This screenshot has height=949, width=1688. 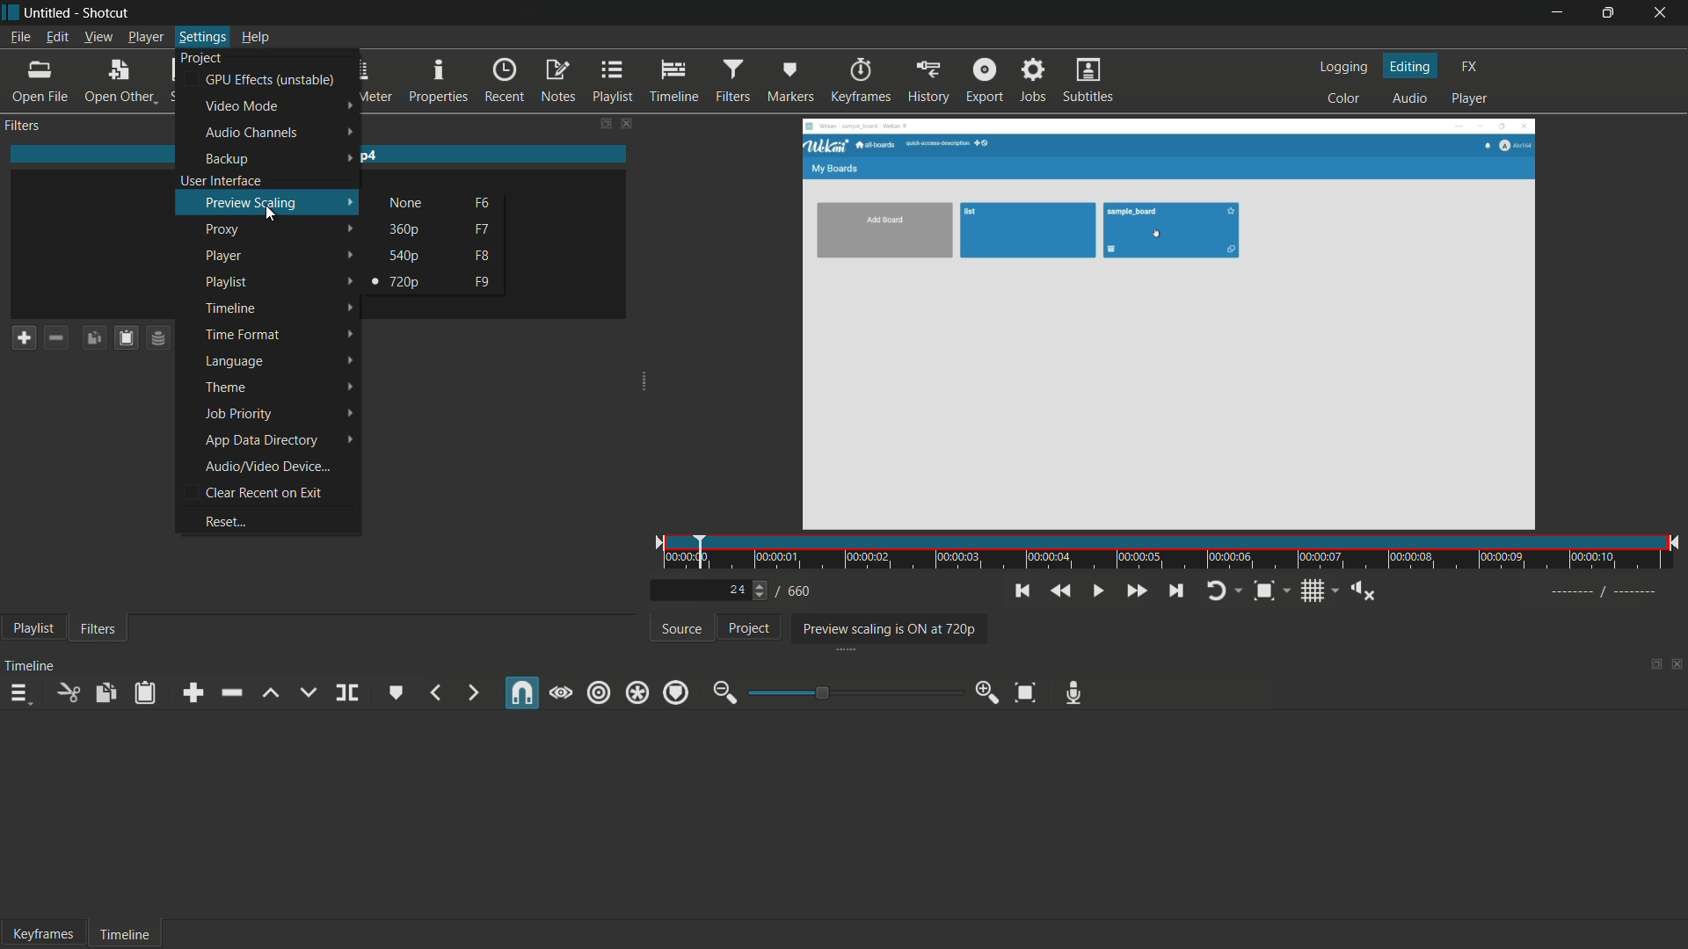 I want to click on split at playhead, so click(x=350, y=692).